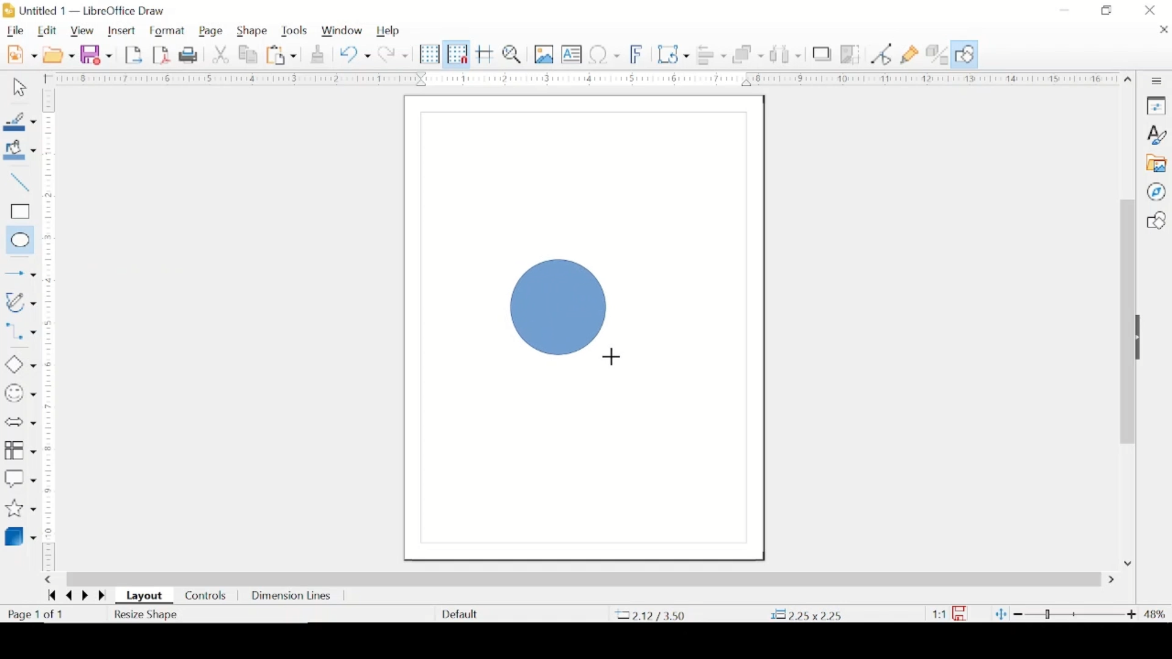 The image size is (1172, 659). I want to click on scroll box, so click(1125, 322).